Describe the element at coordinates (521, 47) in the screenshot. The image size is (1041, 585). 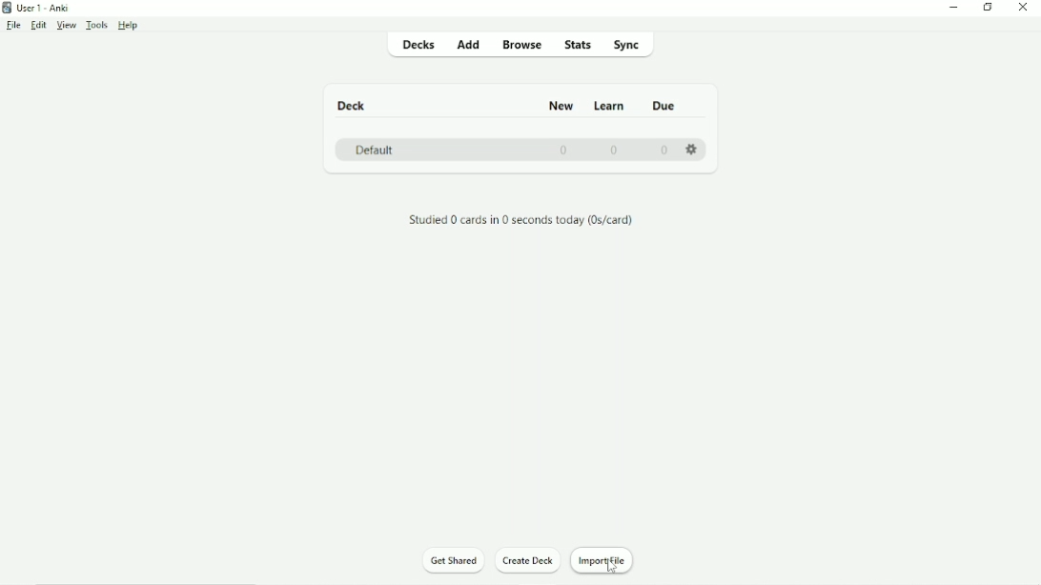
I see `Browse` at that location.